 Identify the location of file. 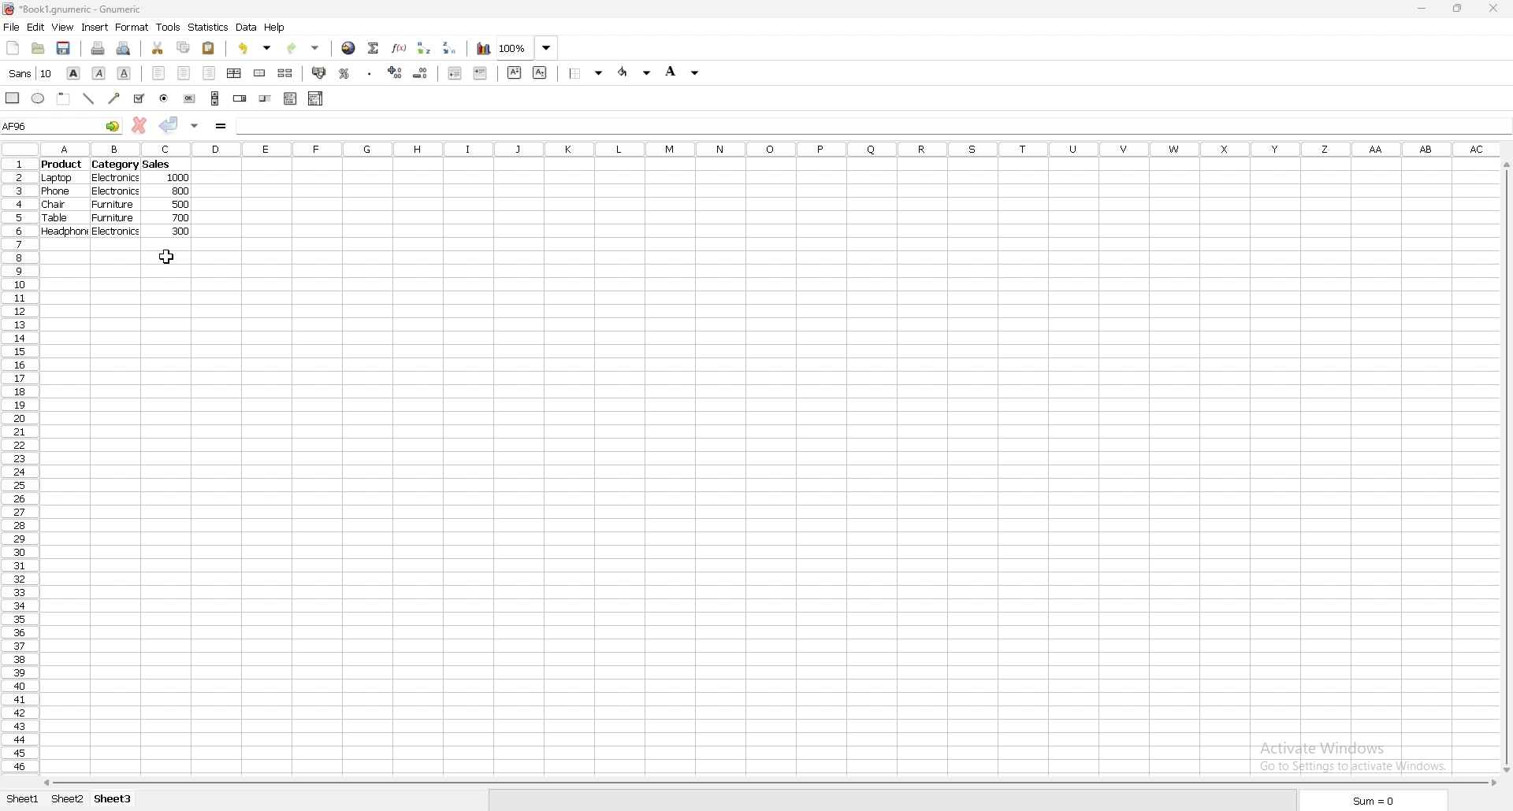
(13, 27).